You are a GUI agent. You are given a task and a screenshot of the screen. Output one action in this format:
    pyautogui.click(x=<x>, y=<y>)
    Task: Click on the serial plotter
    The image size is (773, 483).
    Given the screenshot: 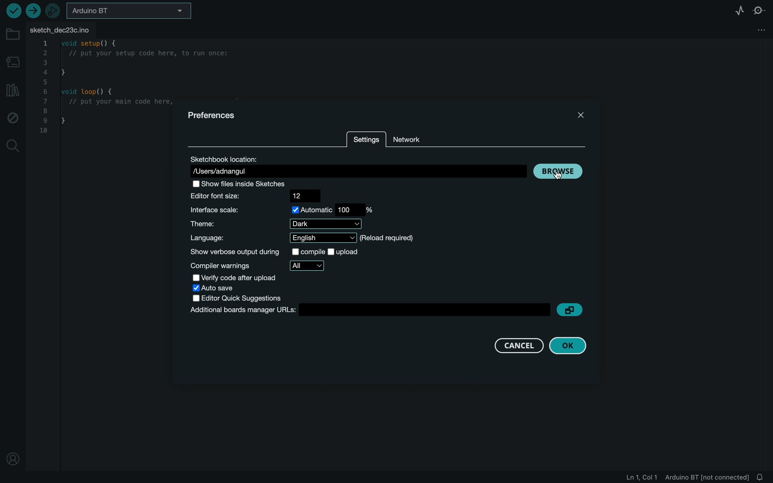 What is the action you would take?
    pyautogui.click(x=736, y=10)
    